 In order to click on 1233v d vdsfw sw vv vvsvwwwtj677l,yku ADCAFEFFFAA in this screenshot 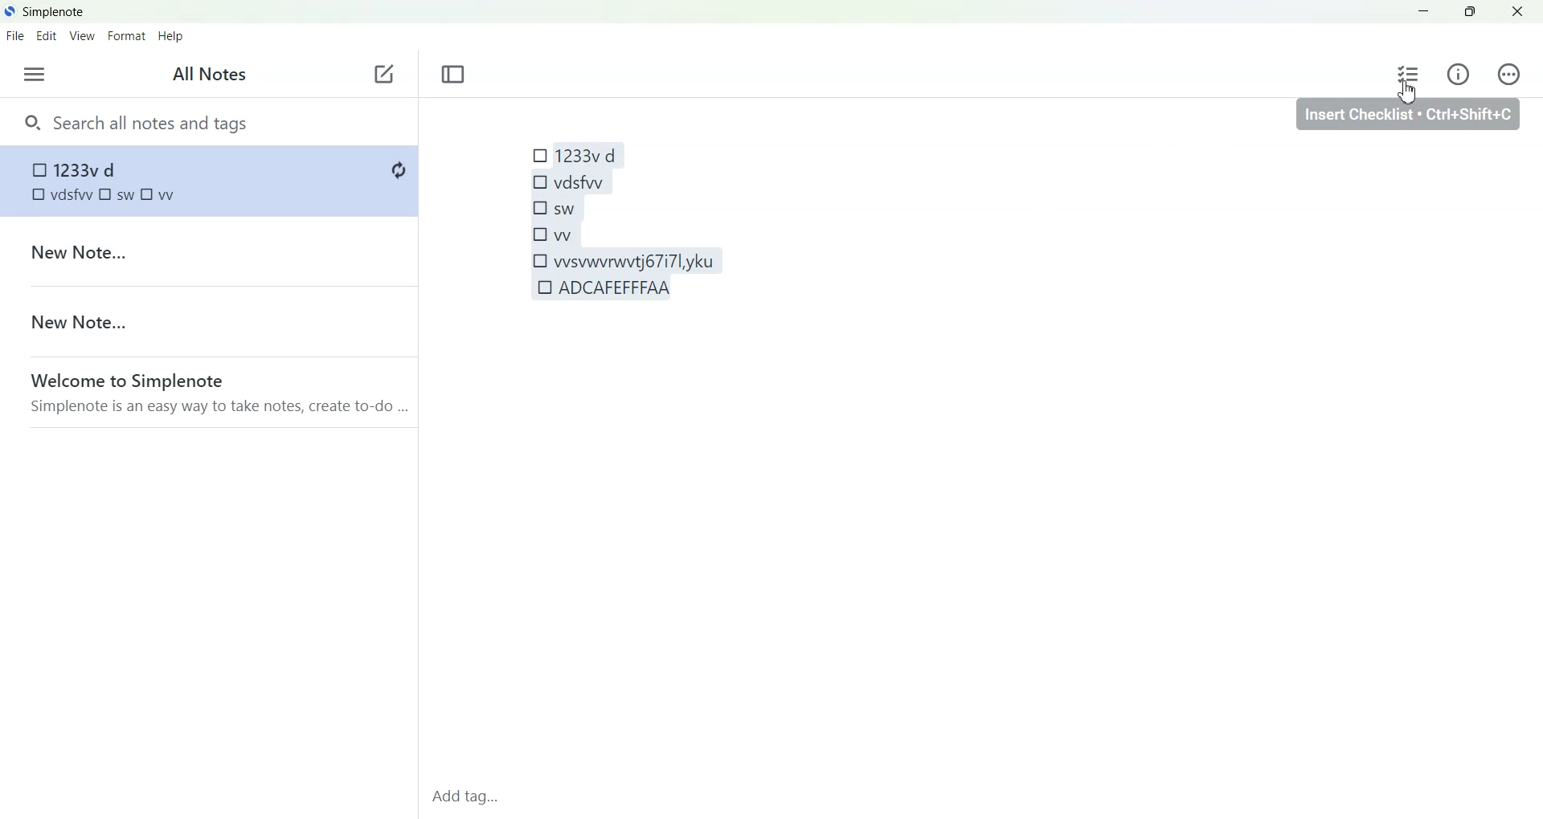, I will do `click(632, 230)`.